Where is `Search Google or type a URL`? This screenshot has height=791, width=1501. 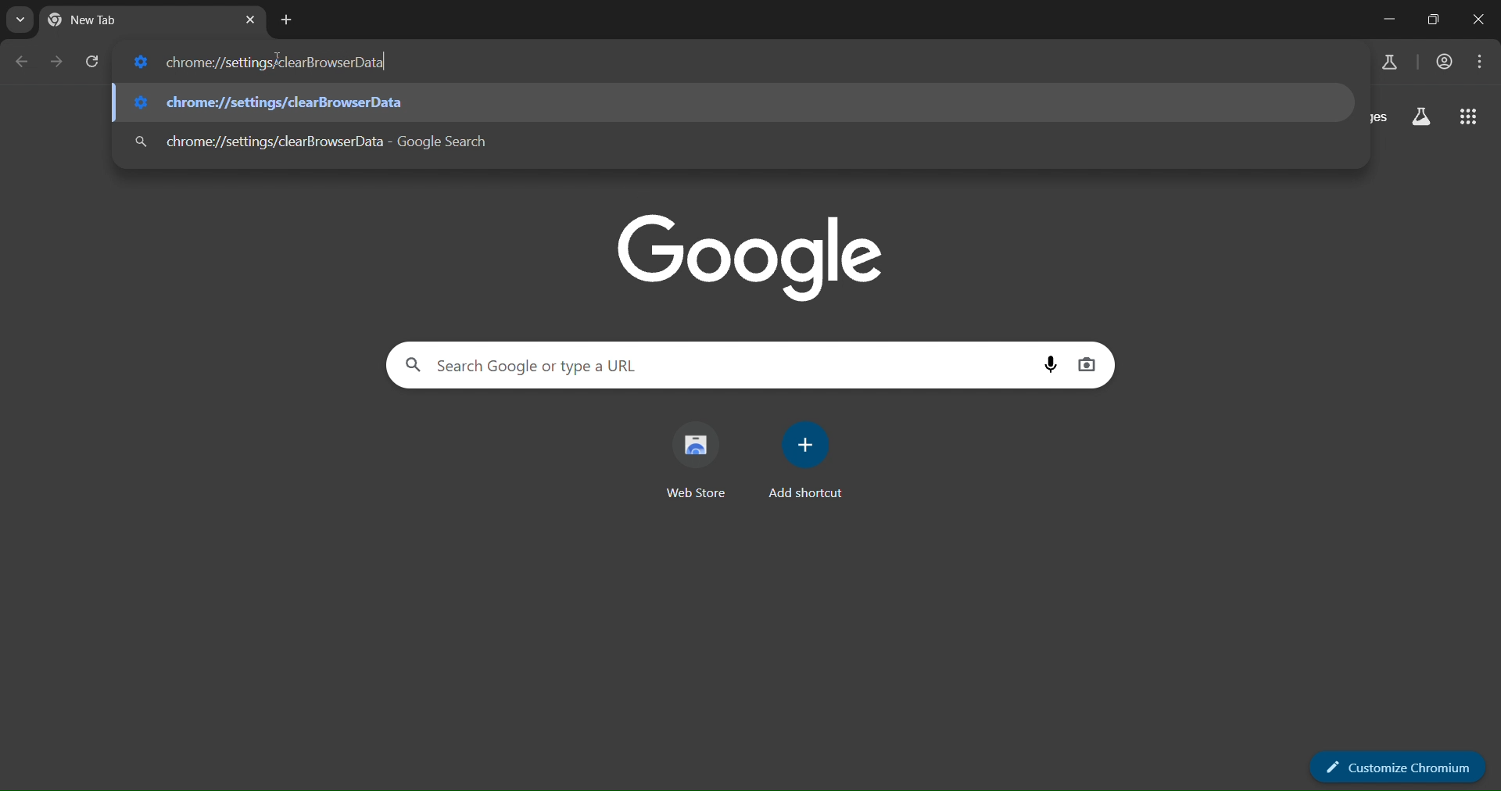
Search Google or type a URL is located at coordinates (717, 365).